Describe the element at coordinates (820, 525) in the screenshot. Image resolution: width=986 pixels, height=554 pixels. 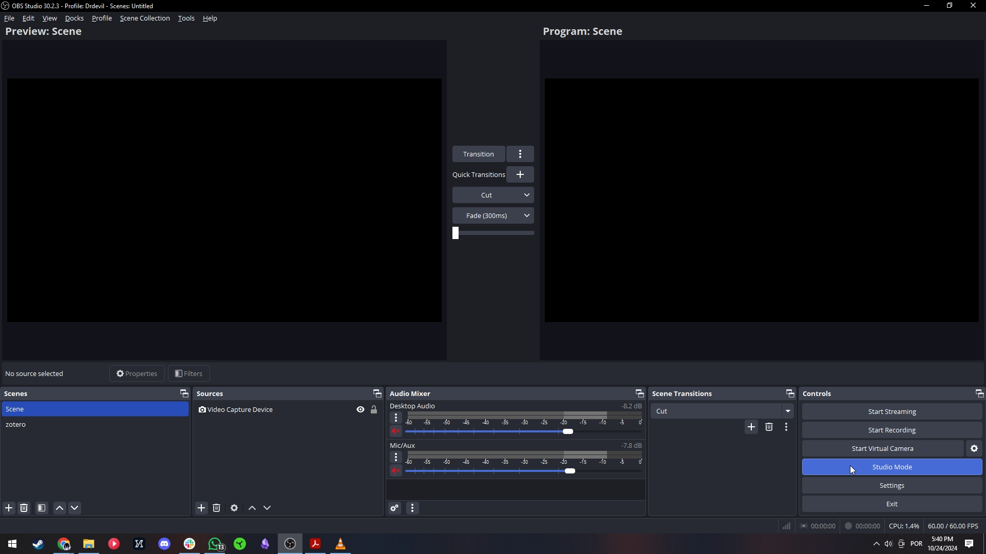
I see `Streaming runtime` at that location.